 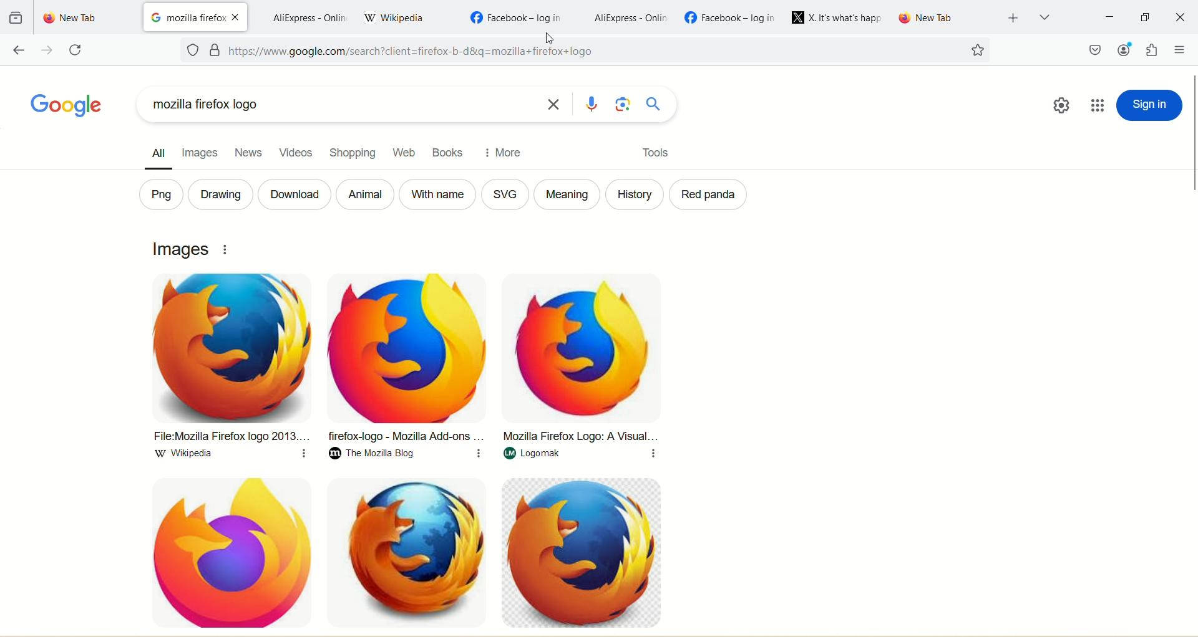 I want to click on extensions, so click(x=1154, y=49).